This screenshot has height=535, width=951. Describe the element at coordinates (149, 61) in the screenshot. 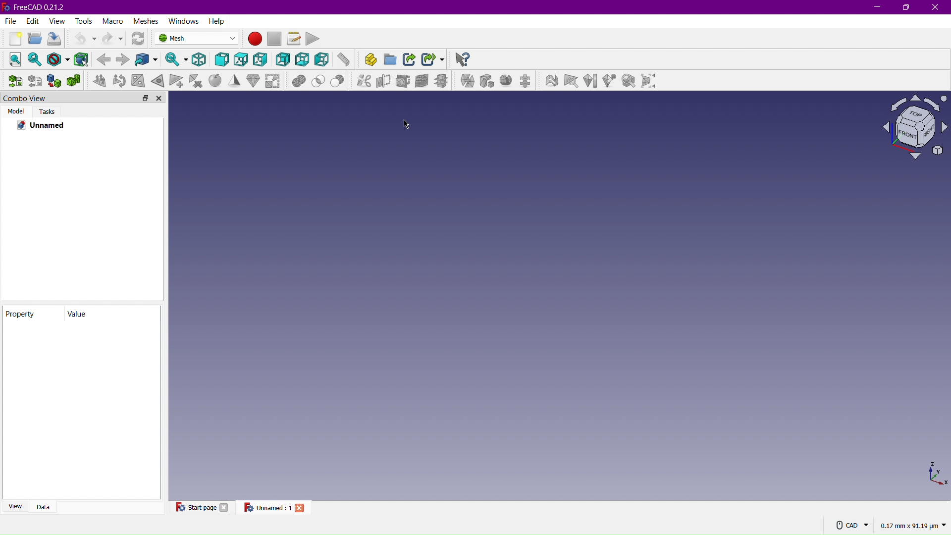

I see `Go to linked object` at that location.